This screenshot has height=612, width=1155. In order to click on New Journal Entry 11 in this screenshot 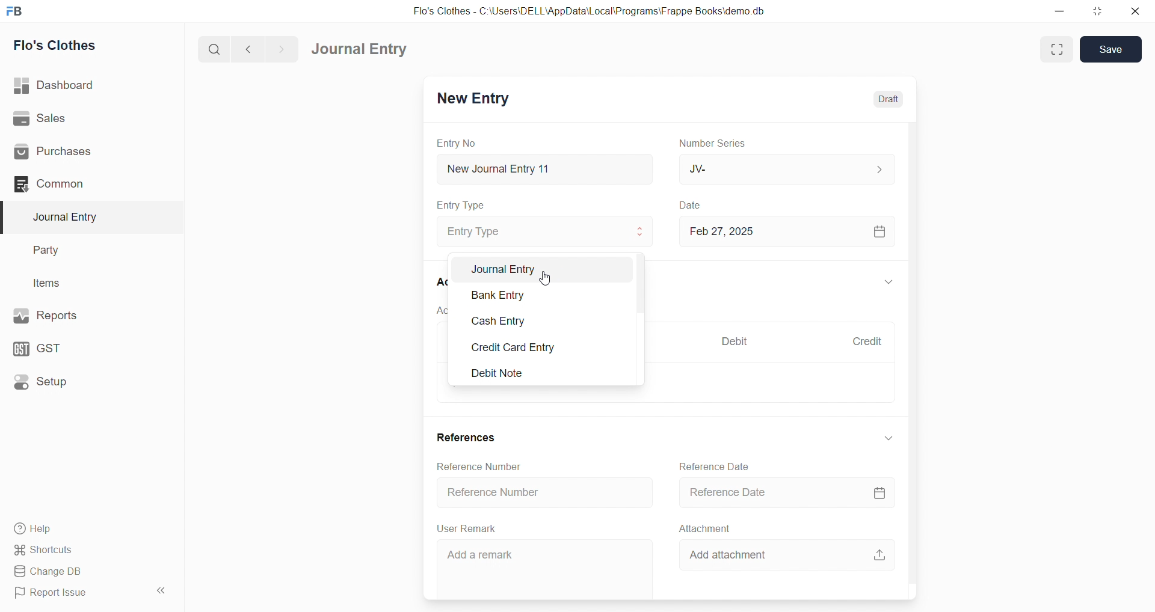, I will do `click(545, 169)`.